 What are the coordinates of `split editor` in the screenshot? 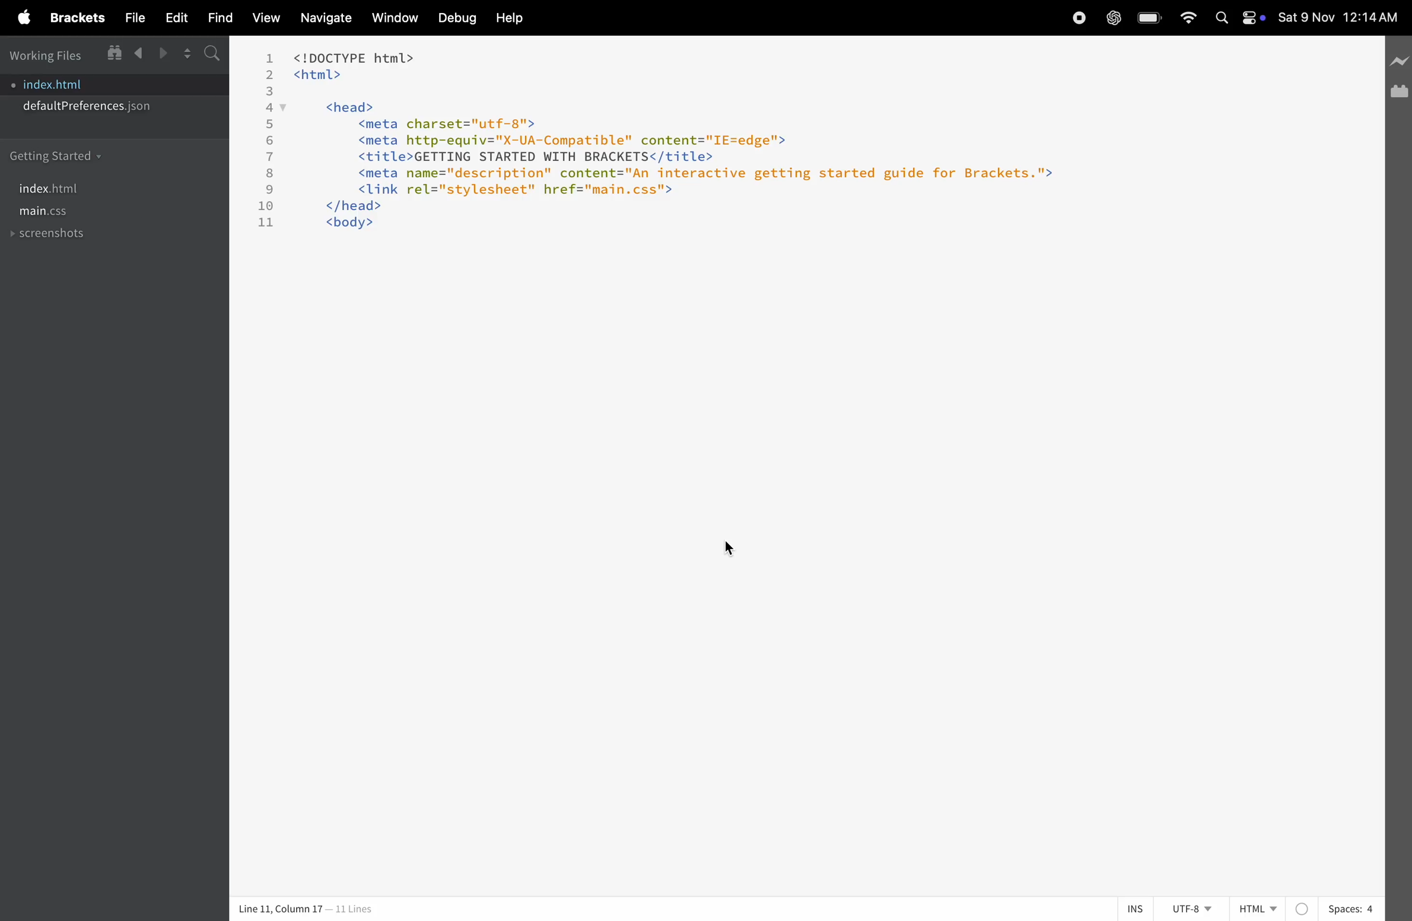 It's located at (190, 55).